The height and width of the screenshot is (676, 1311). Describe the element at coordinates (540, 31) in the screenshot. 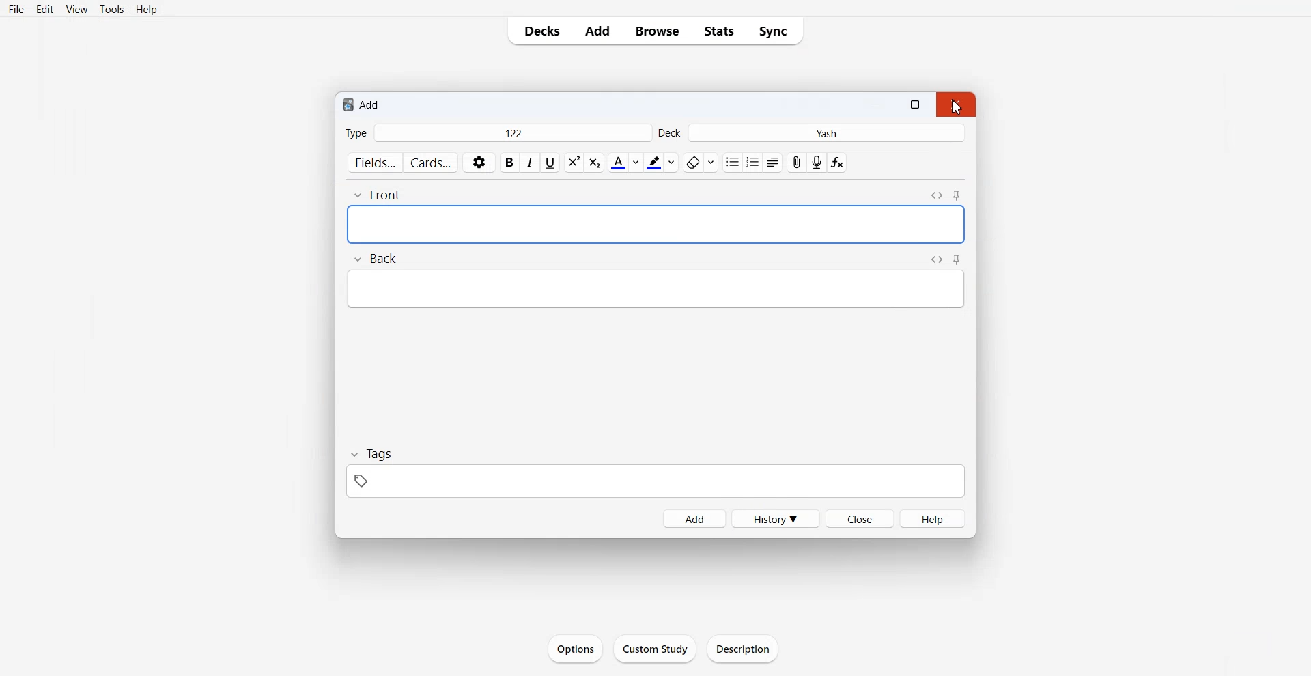

I see `Decks` at that location.